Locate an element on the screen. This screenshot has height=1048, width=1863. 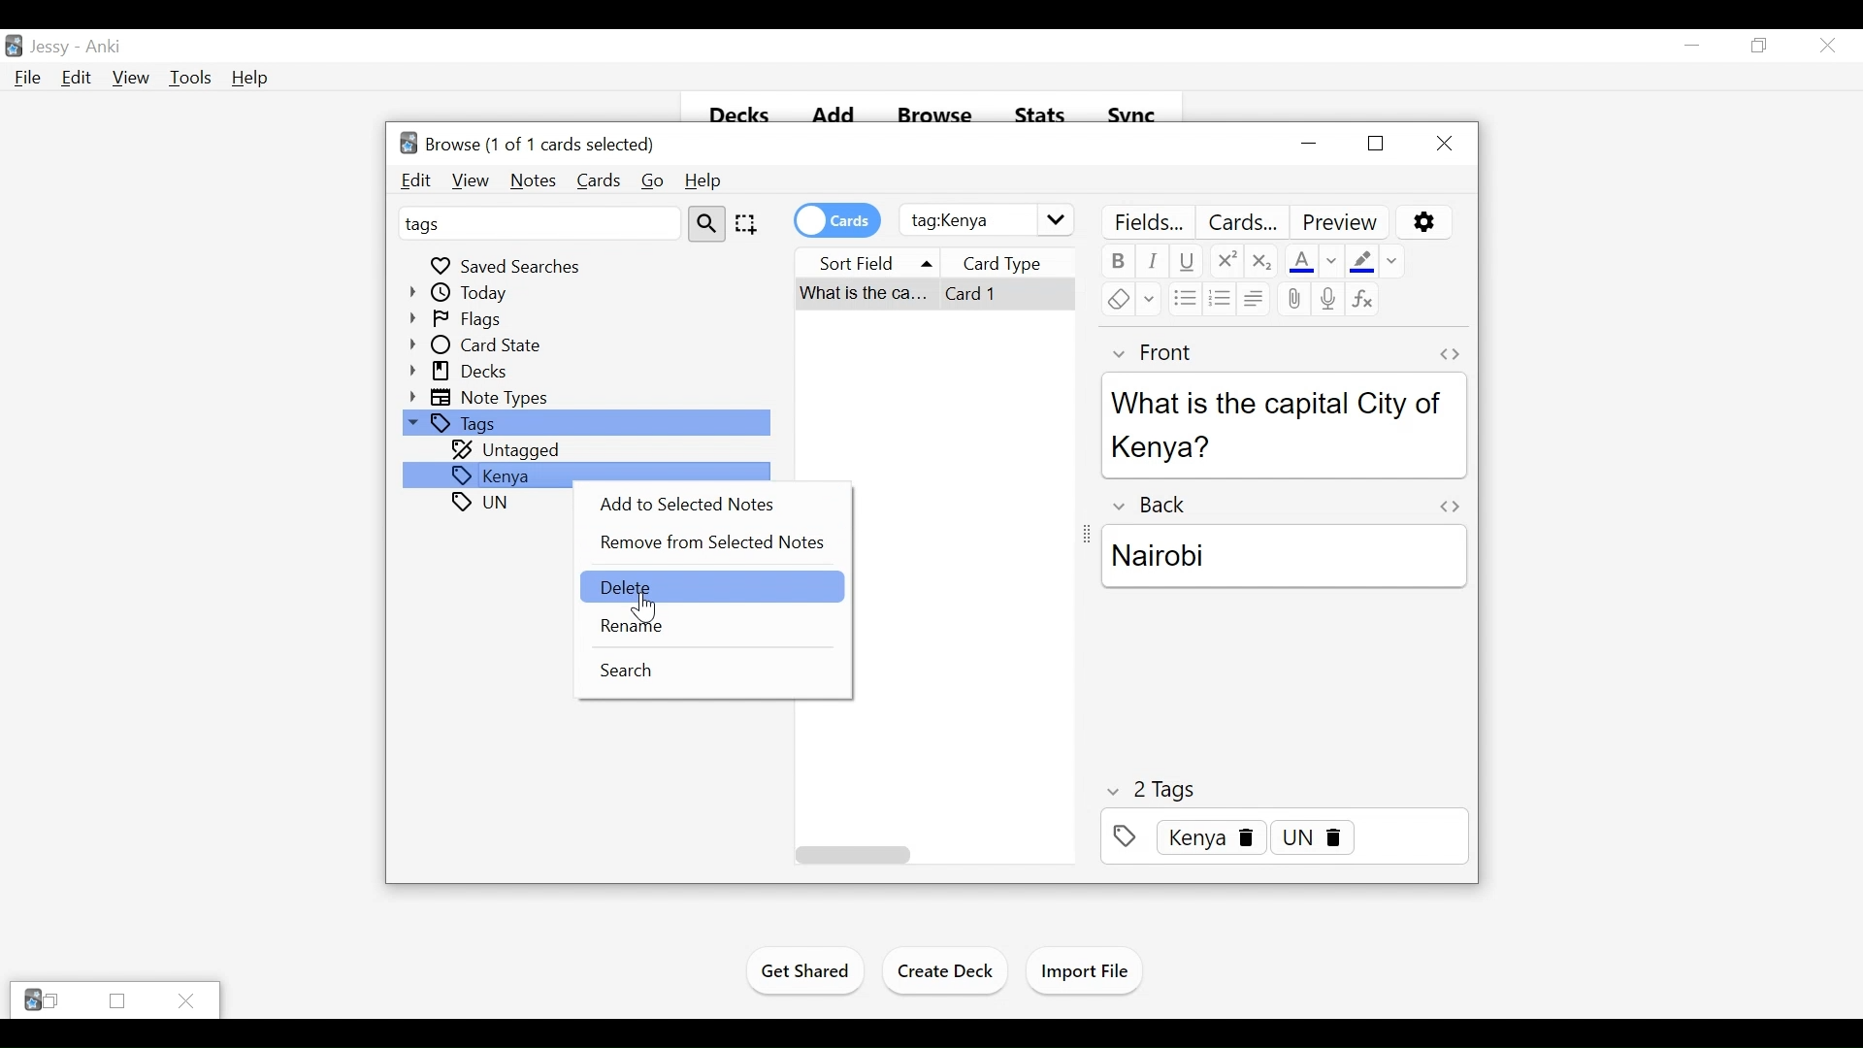
Create Deck is located at coordinates (947, 970).